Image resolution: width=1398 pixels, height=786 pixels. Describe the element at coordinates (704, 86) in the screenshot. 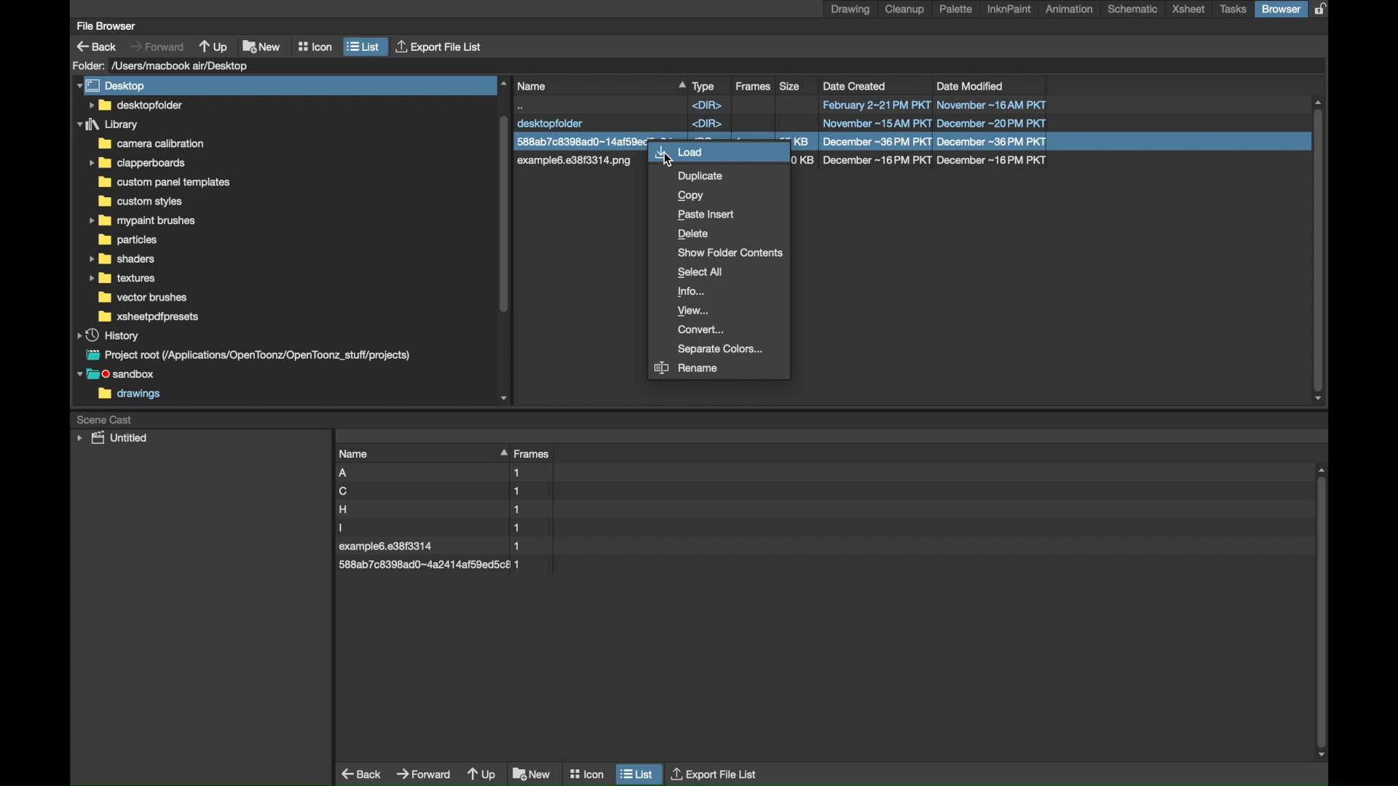

I see `type` at that location.